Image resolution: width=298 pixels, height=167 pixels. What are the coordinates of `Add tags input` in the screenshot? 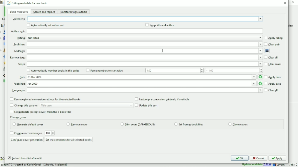 It's located at (144, 51).